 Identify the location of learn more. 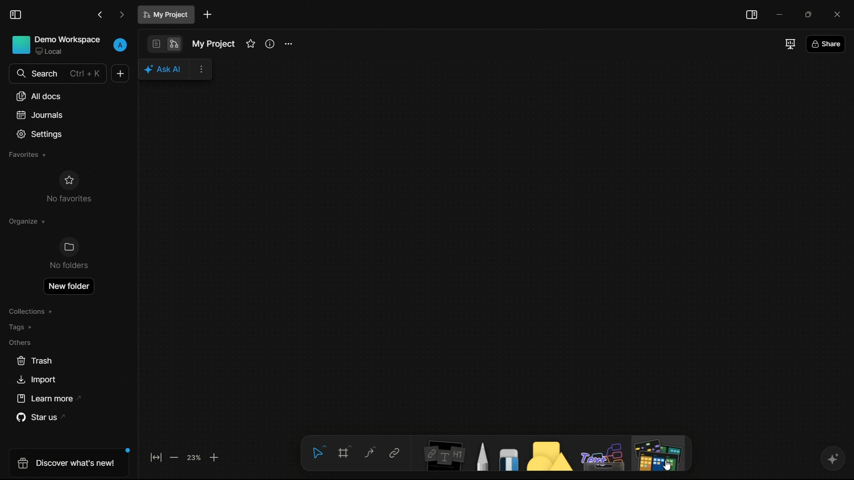
(51, 399).